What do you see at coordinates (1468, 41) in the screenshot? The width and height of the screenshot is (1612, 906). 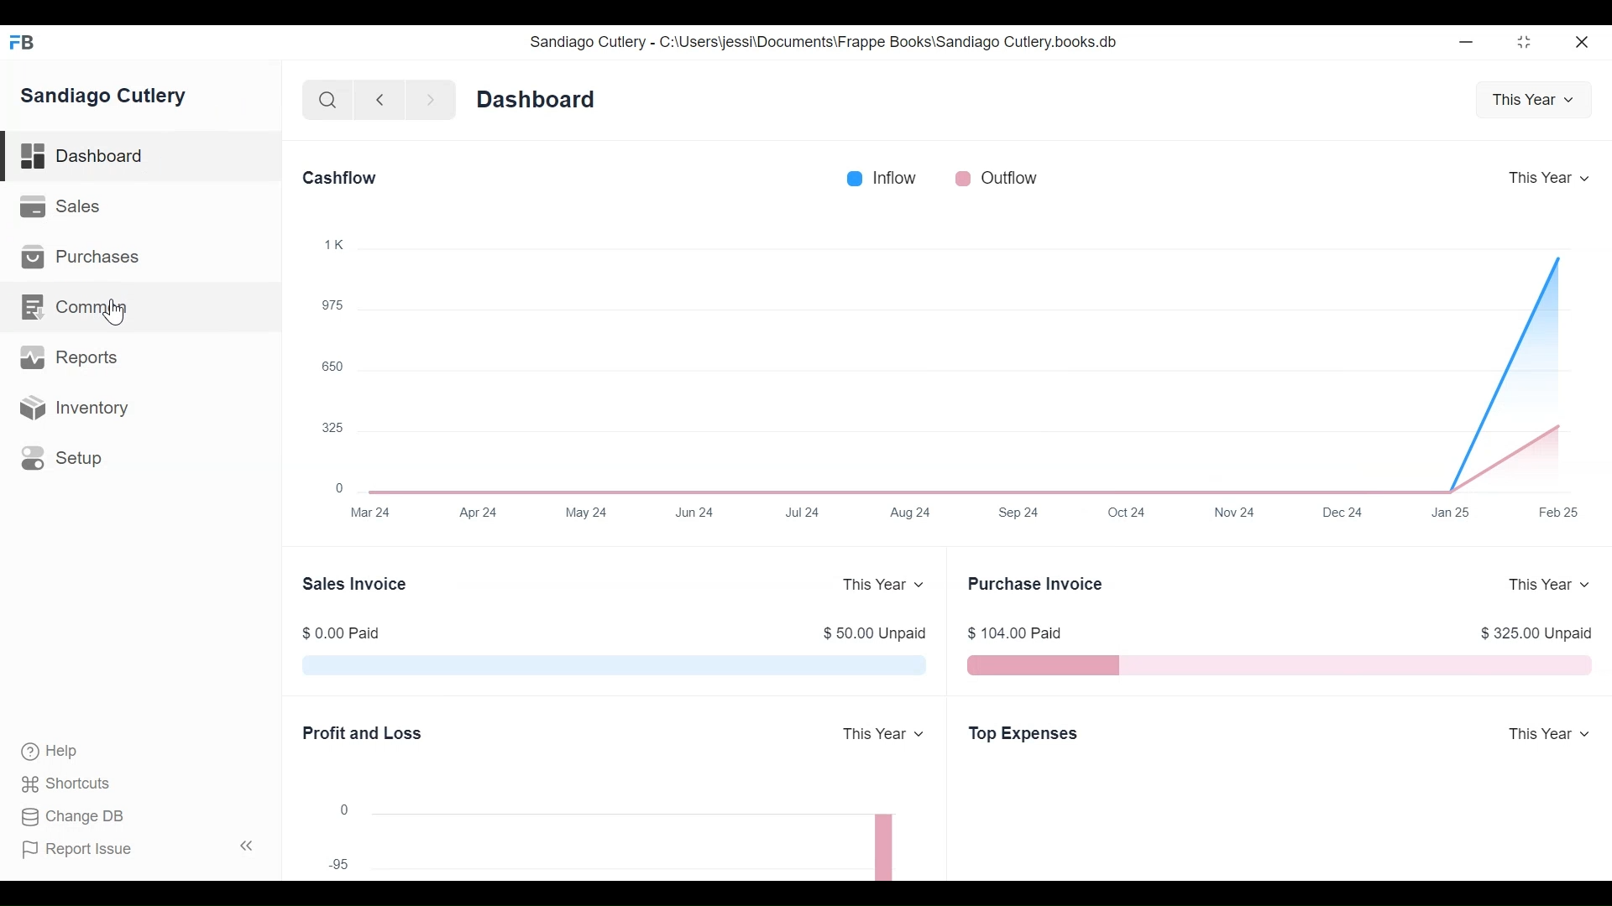 I see `Minimize` at bounding box center [1468, 41].